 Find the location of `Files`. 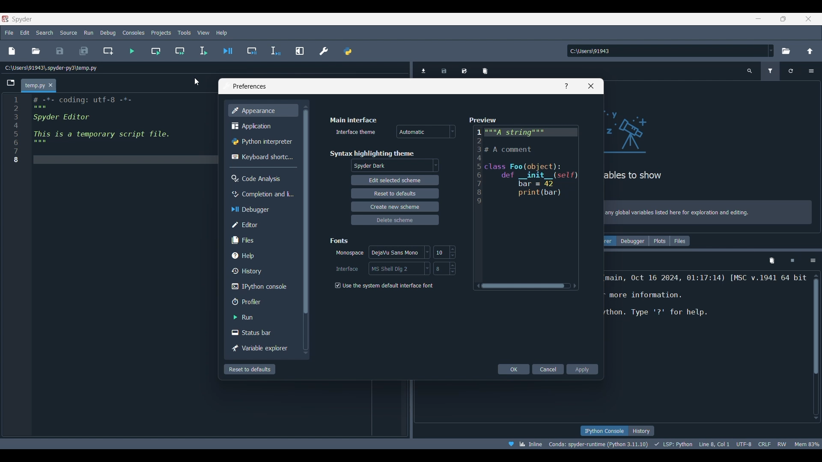

Files is located at coordinates (680, 241).